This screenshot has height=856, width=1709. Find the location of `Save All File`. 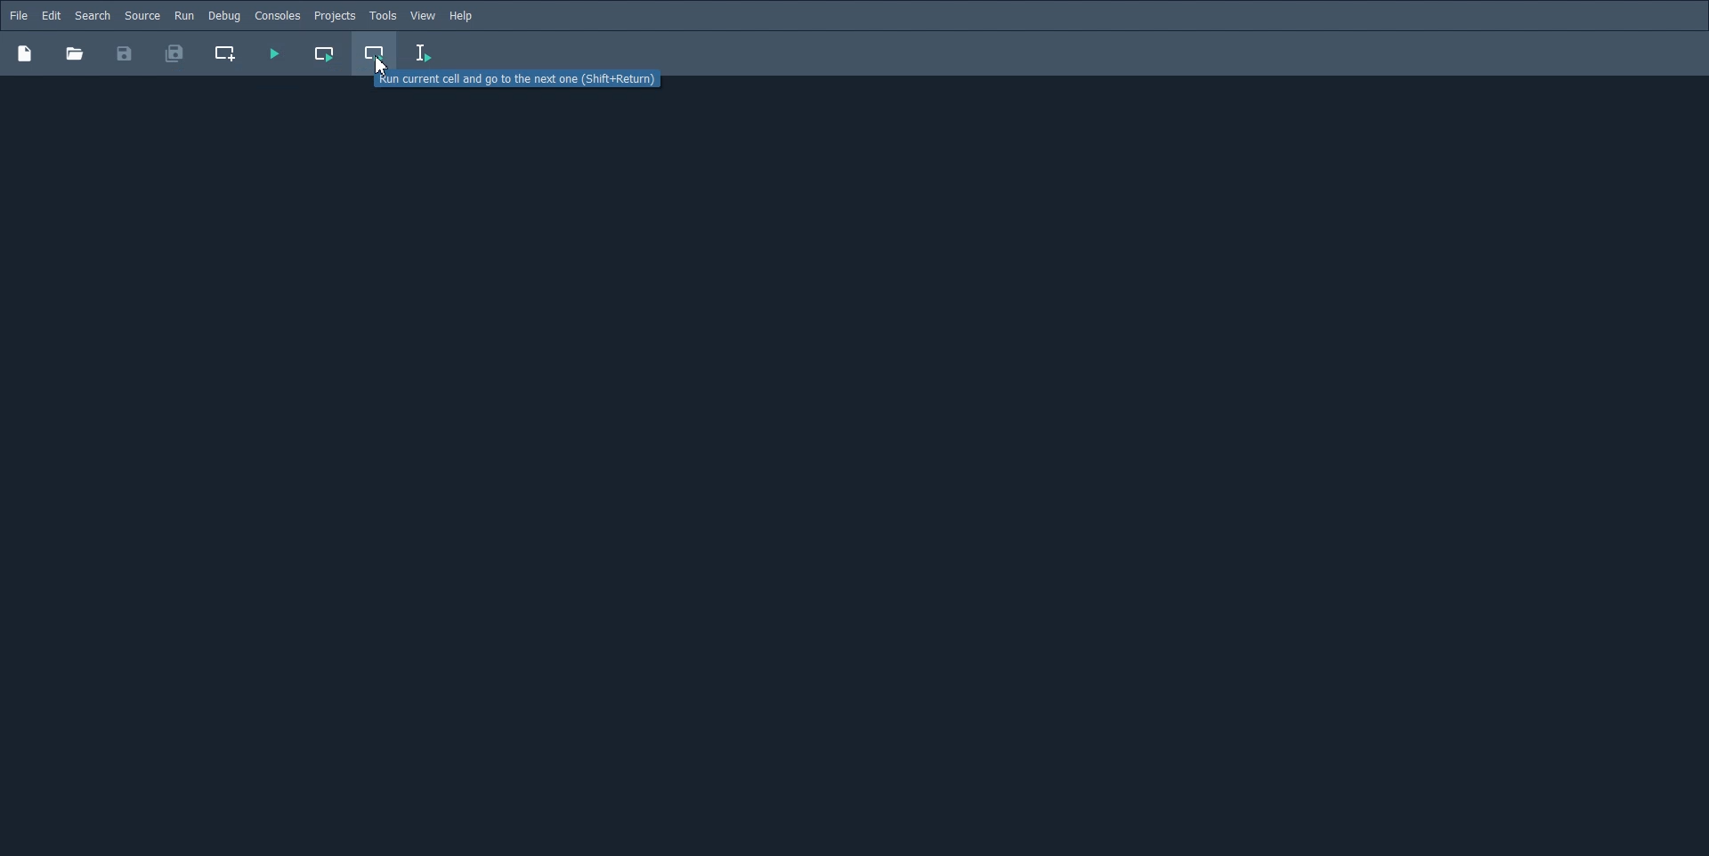

Save All File is located at coordinates (173, 53).